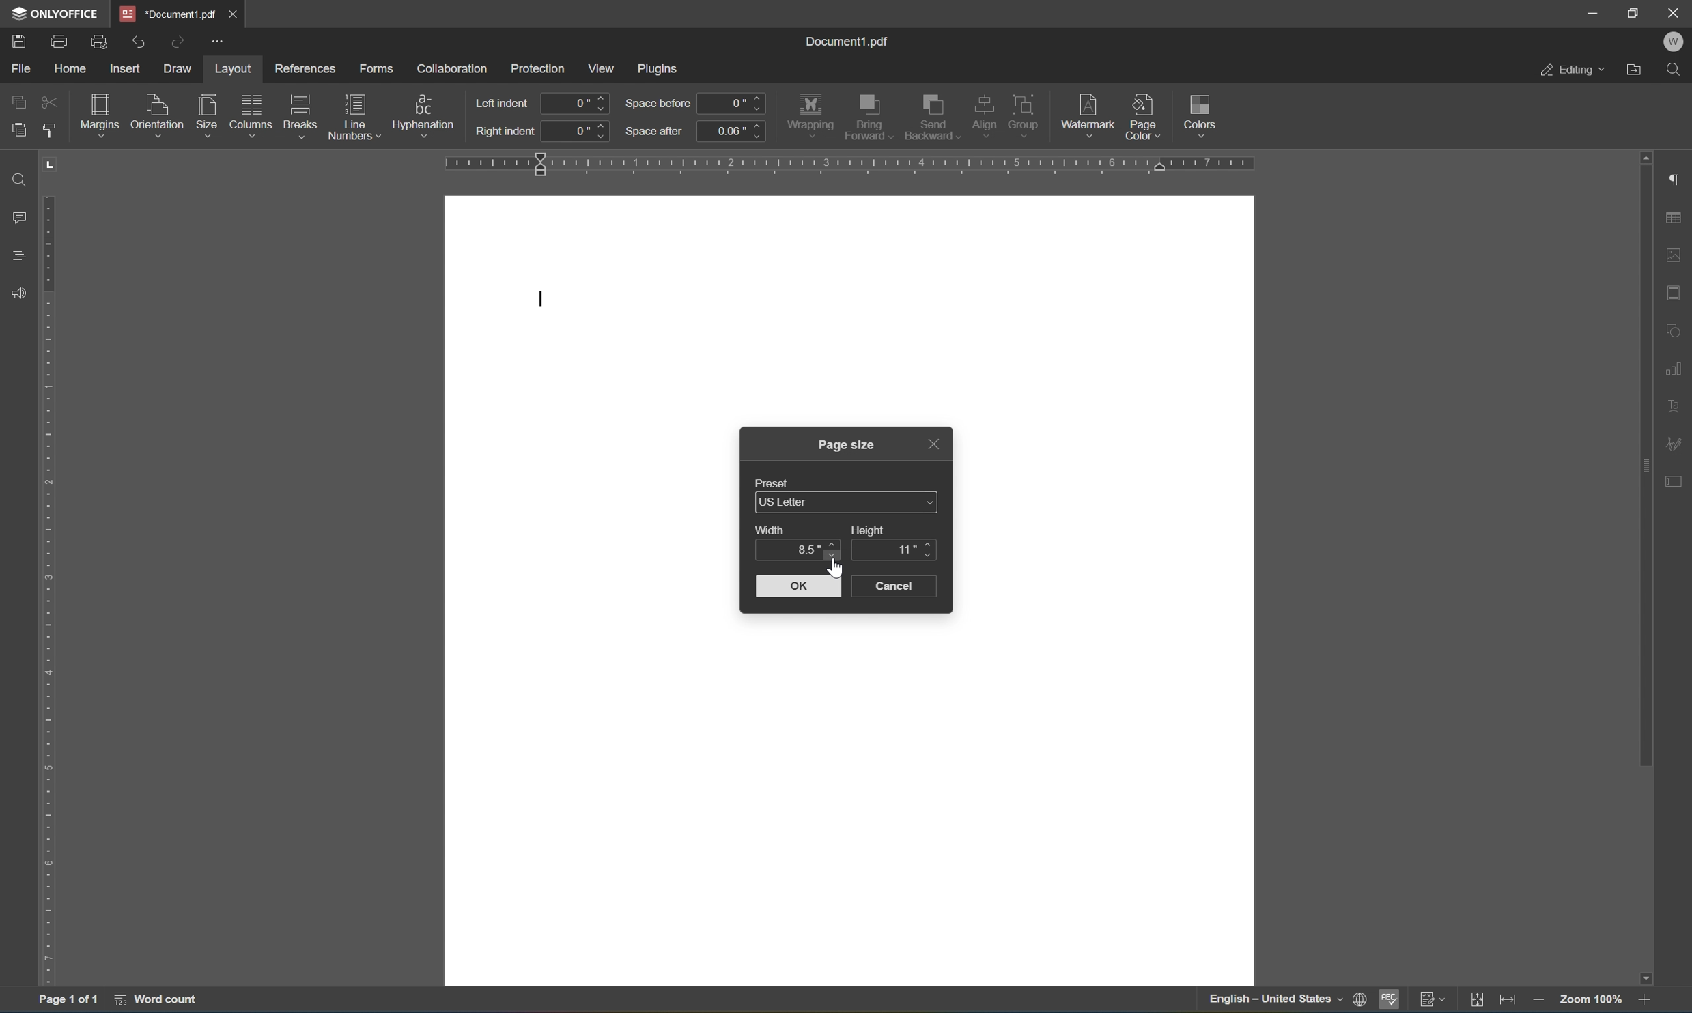  Describe the element at coordinates (1675, 257) in the screenshot. I see `image settings` at that location.